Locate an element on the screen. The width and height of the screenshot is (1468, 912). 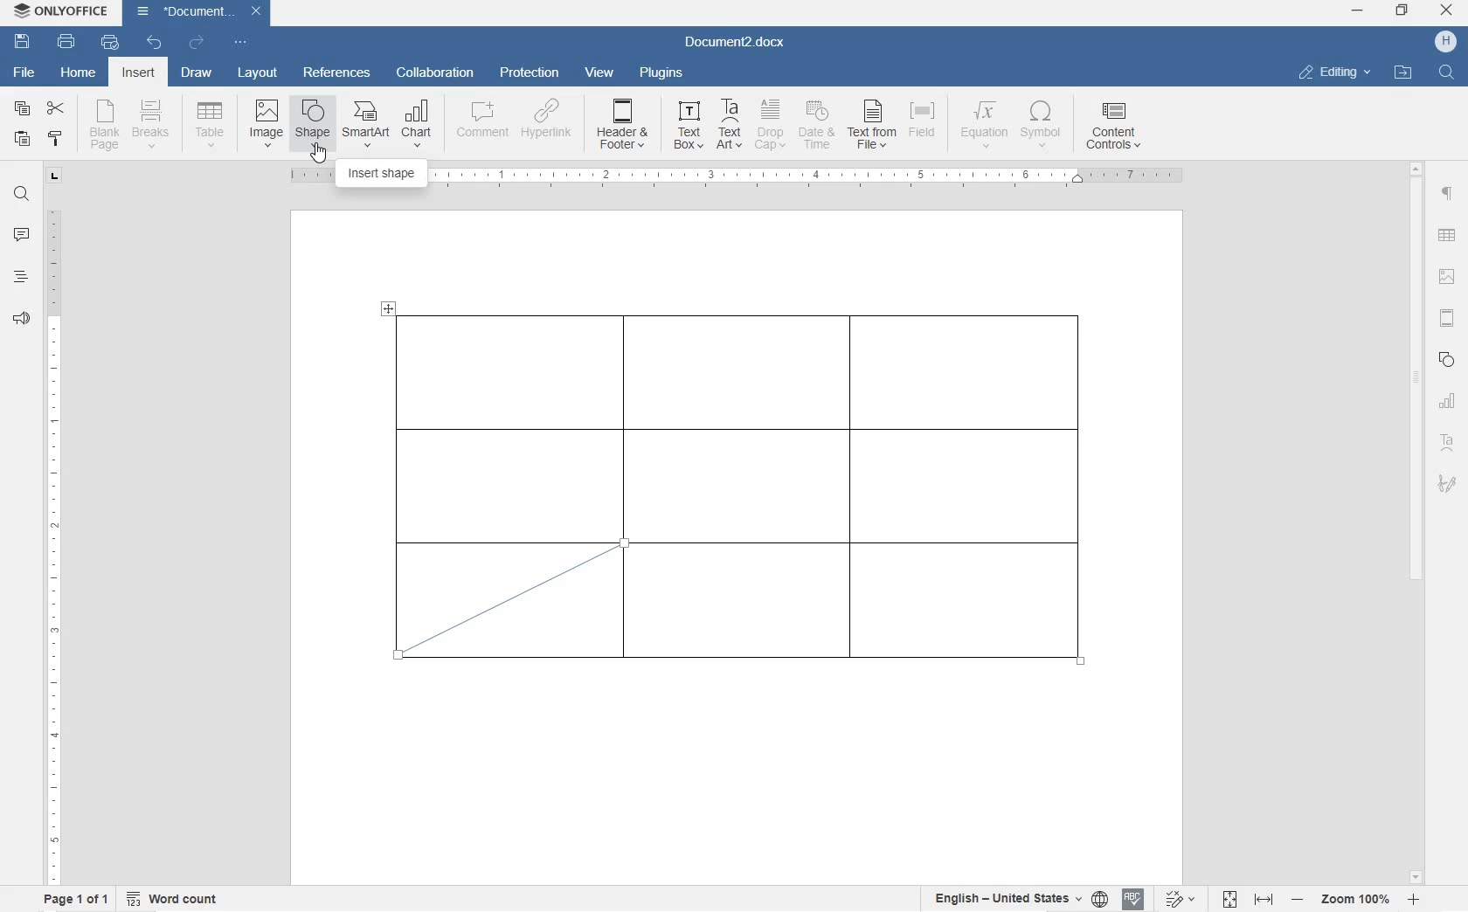
Profile is located at coordinates (1448, 42).